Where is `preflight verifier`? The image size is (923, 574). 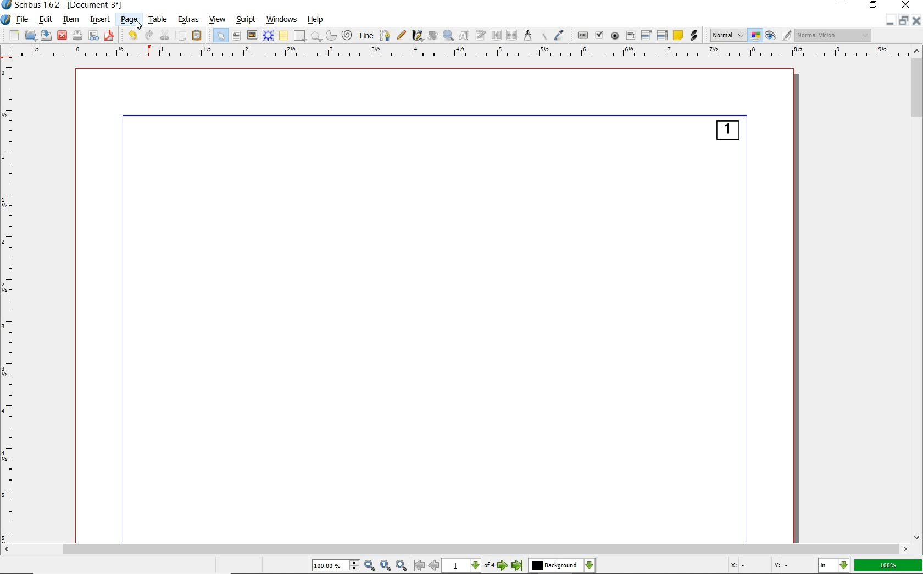 preflight verifier is located at coordinates (94, 36).